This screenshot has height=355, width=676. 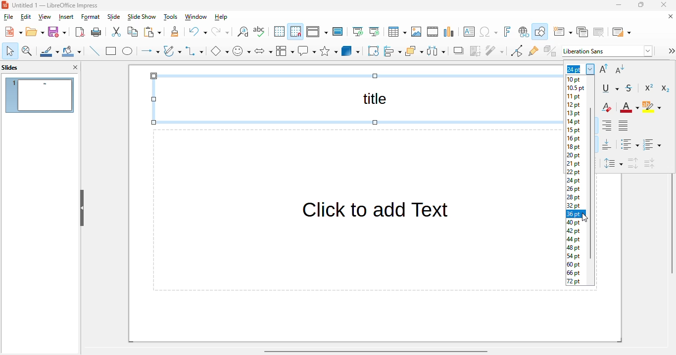 I want to click on rectangle, so click(x=111, y=51).